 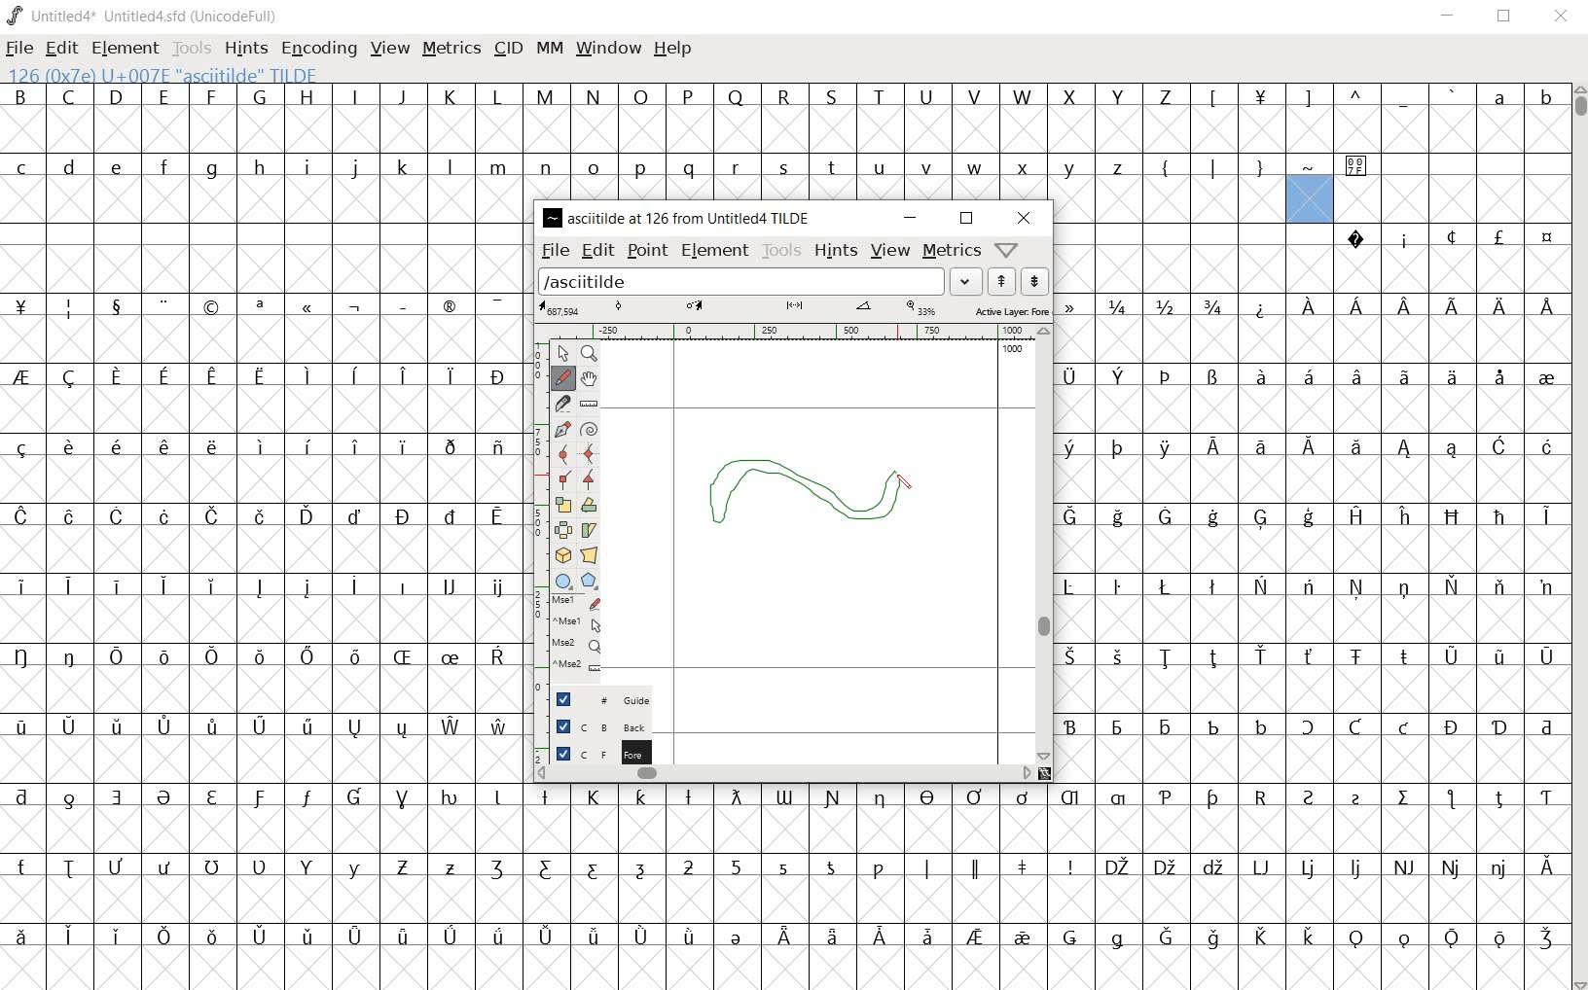 What do you see at coordinates (679, 216) in the screenshot?
I see `ASCIITILDE AT 126 FROM UNTITLED4 TILDE` at bounding box center [679, 216].